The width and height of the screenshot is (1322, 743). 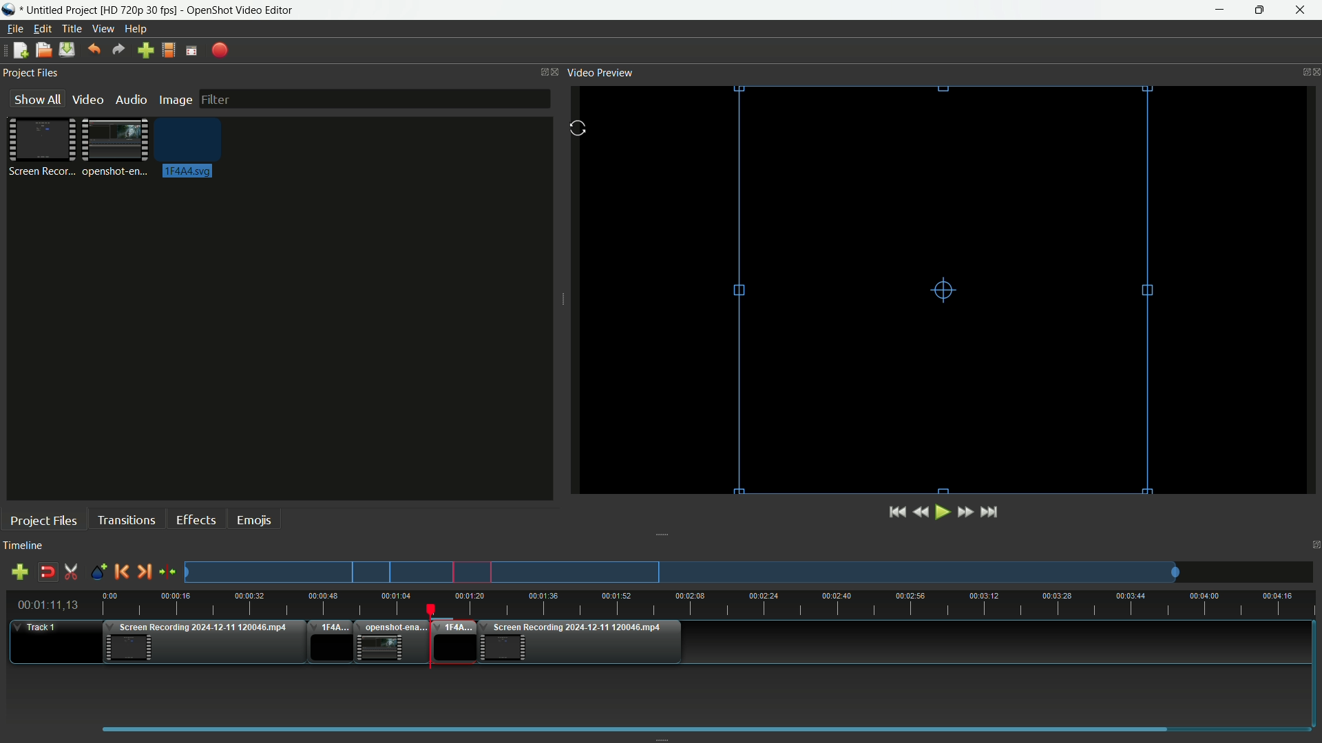 What do you see at coordinates (965, 512) in the screenshot?
I see `Quick play forward` at bounding box center [965, 512].